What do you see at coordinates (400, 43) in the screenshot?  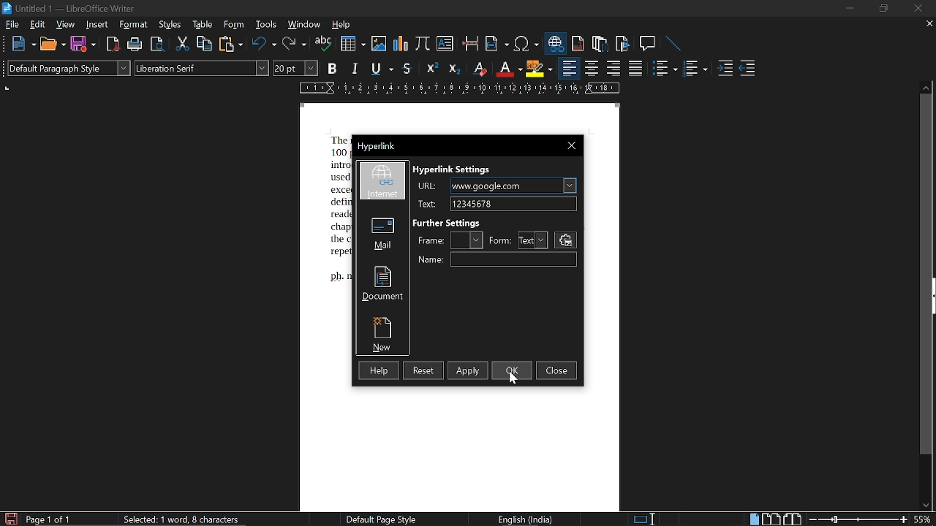 I see `insert chart` at bounding box center [400, 43].